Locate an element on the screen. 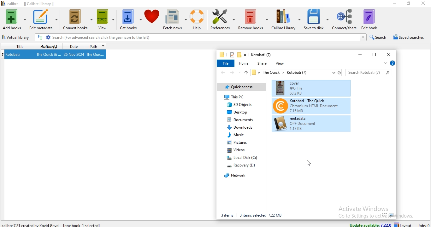  remove books is located at coordinates (253, 19).